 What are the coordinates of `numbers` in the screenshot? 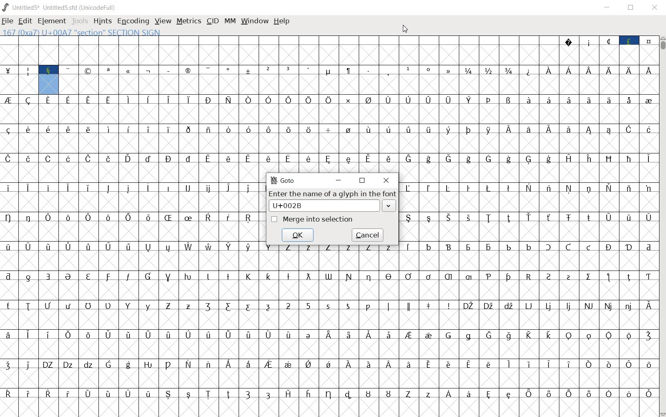 It's located at (279, 80).